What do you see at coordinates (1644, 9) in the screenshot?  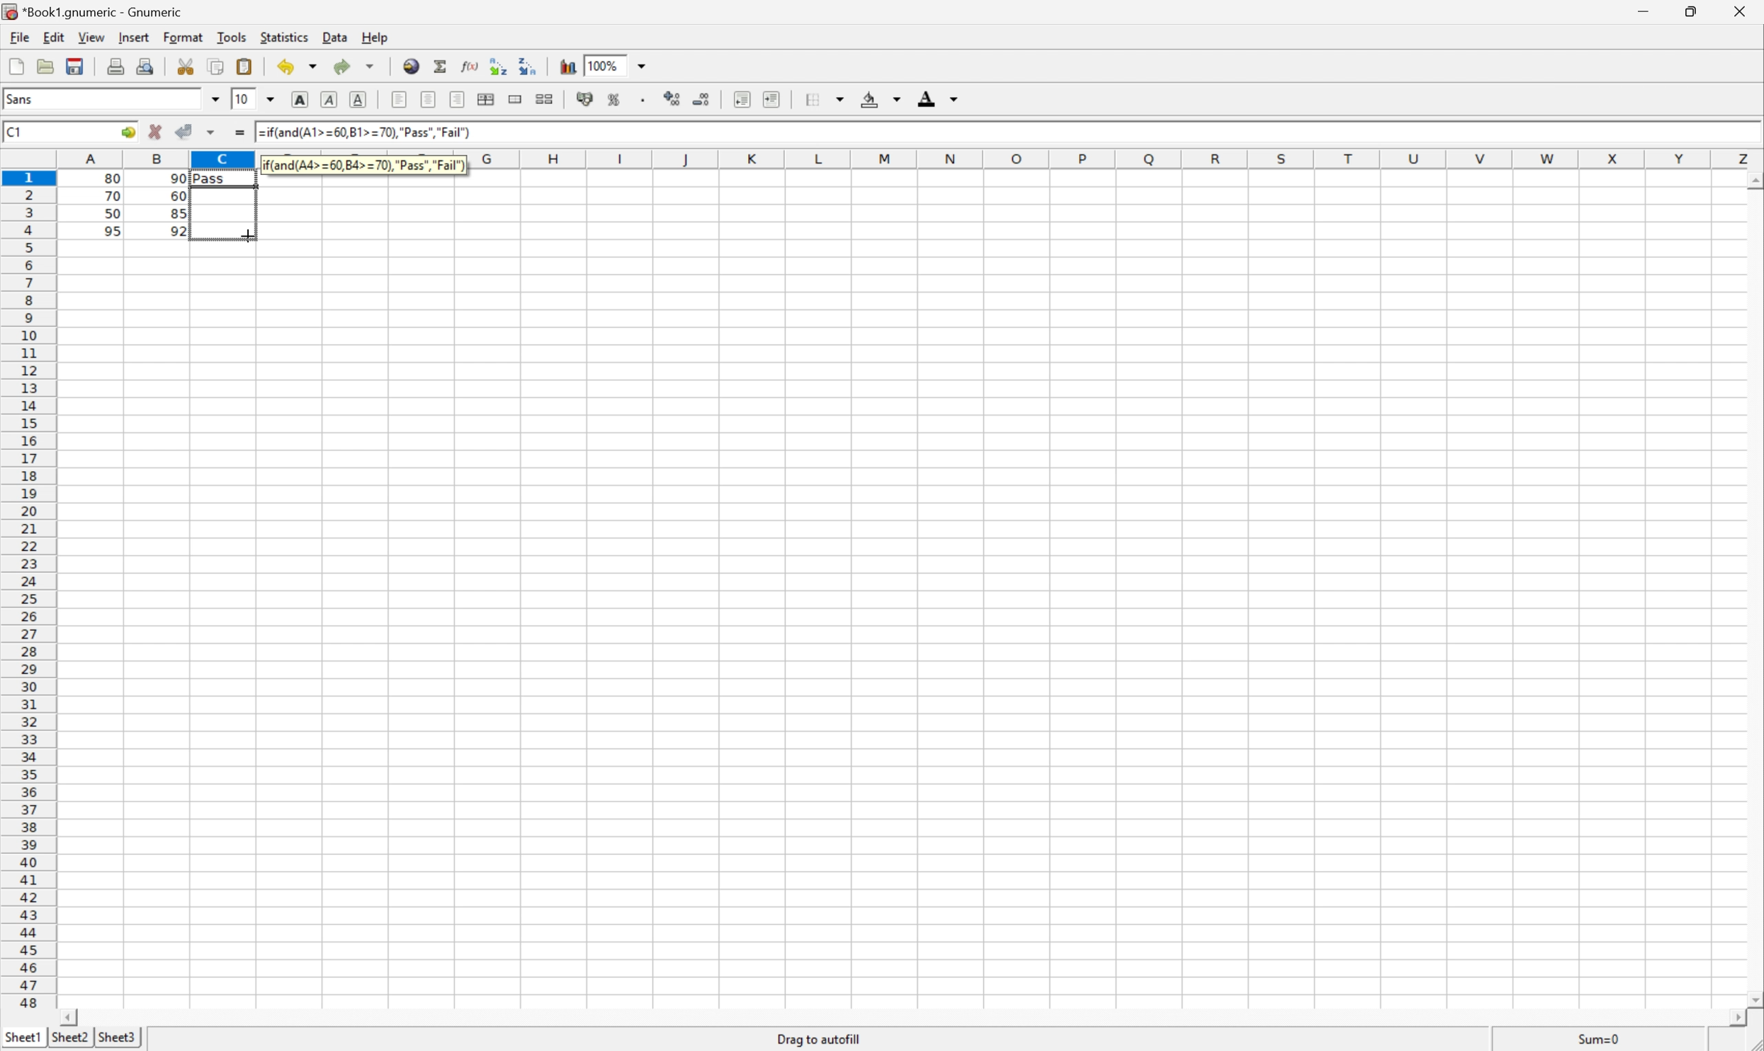 I see `Minimize` at bounding box center [1644, 9].